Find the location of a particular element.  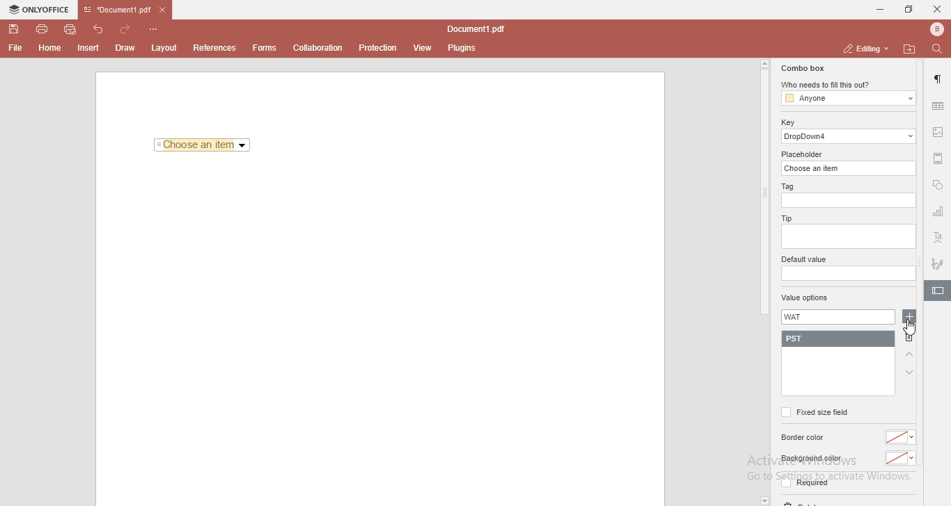

undo is located at coordinates (100, 28).